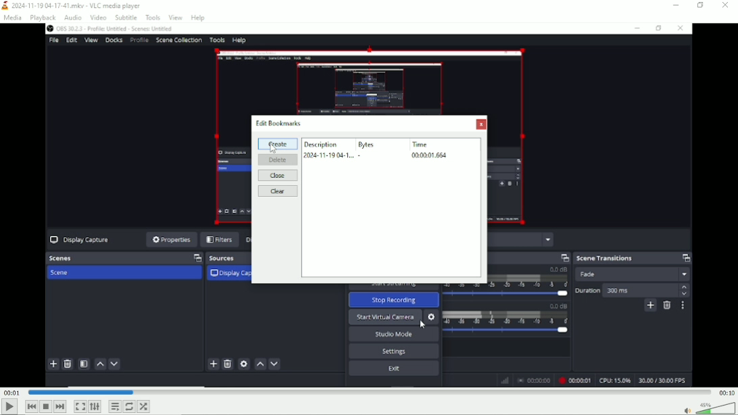  What do you see at coordinates (72, 17) in the screenshot?
I see `Audio` at bounding box center [72, 17].